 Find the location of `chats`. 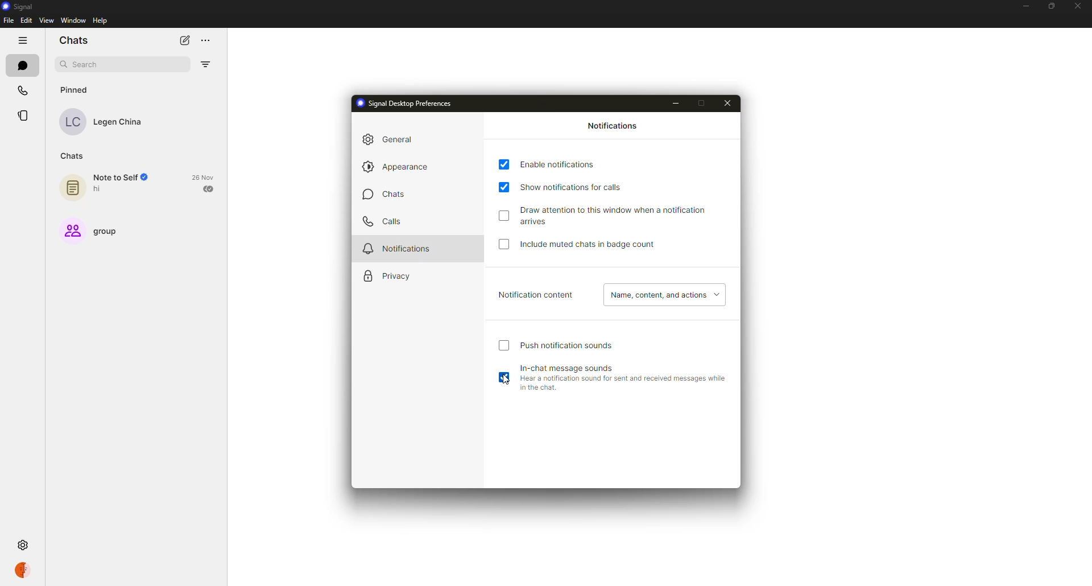

chats is located at coordinates (390, 194).